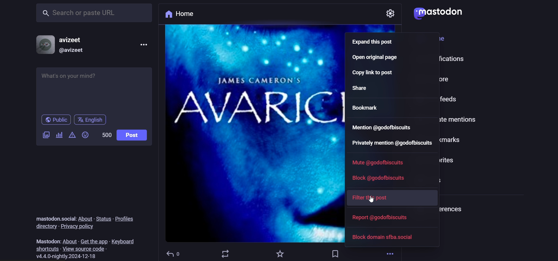  Describe the element at coordinates (47, 249) in the screenshot. I see `shortcut` at that location.